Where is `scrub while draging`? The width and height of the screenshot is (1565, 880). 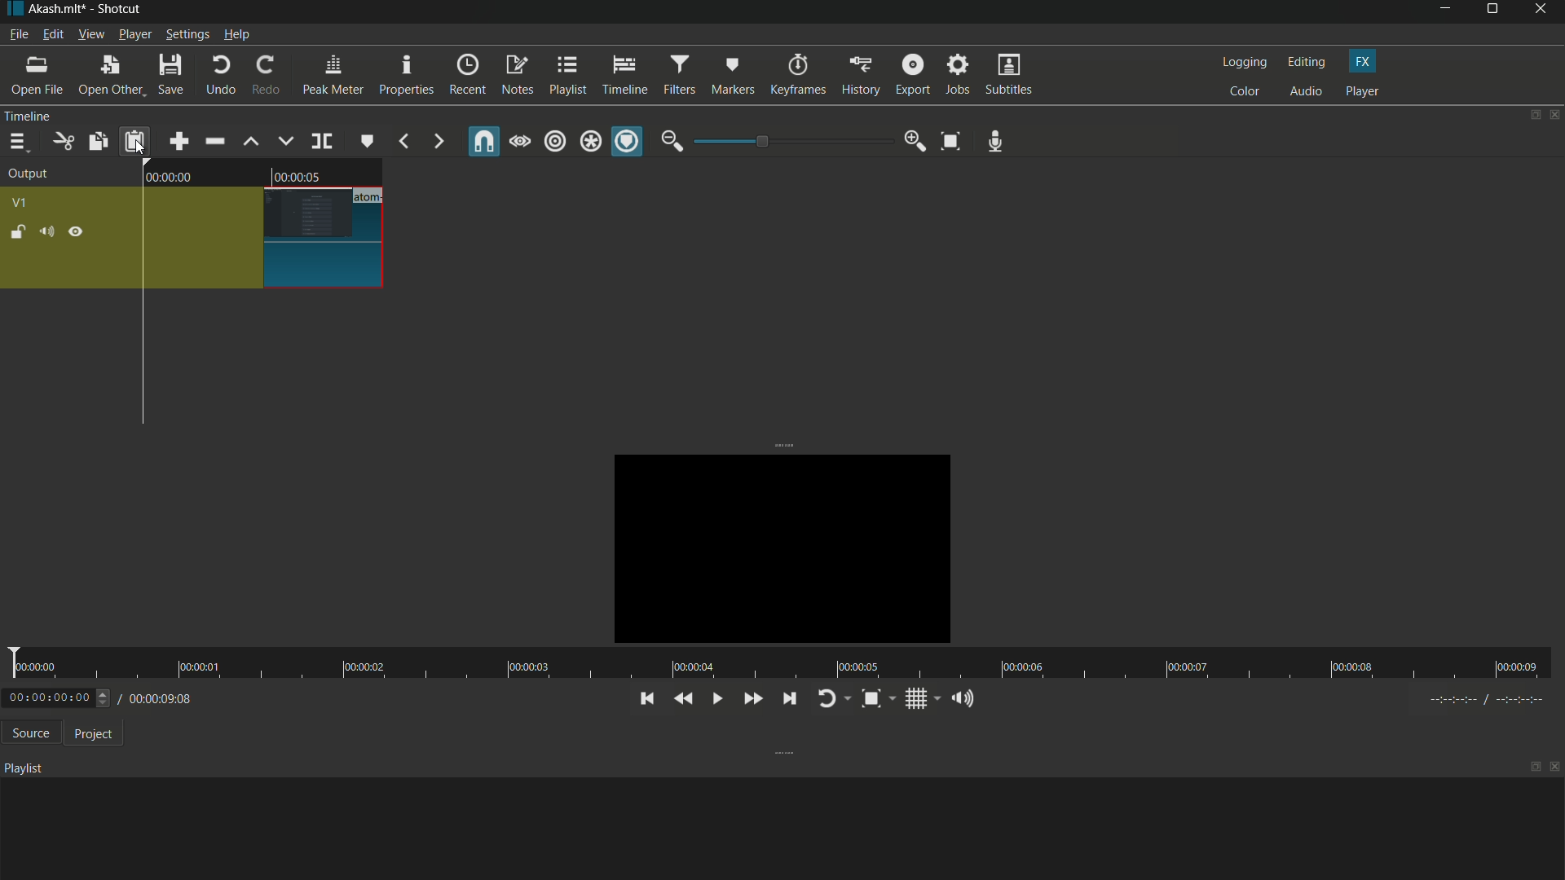
scrub while draging is located at coordinates (521, 141).